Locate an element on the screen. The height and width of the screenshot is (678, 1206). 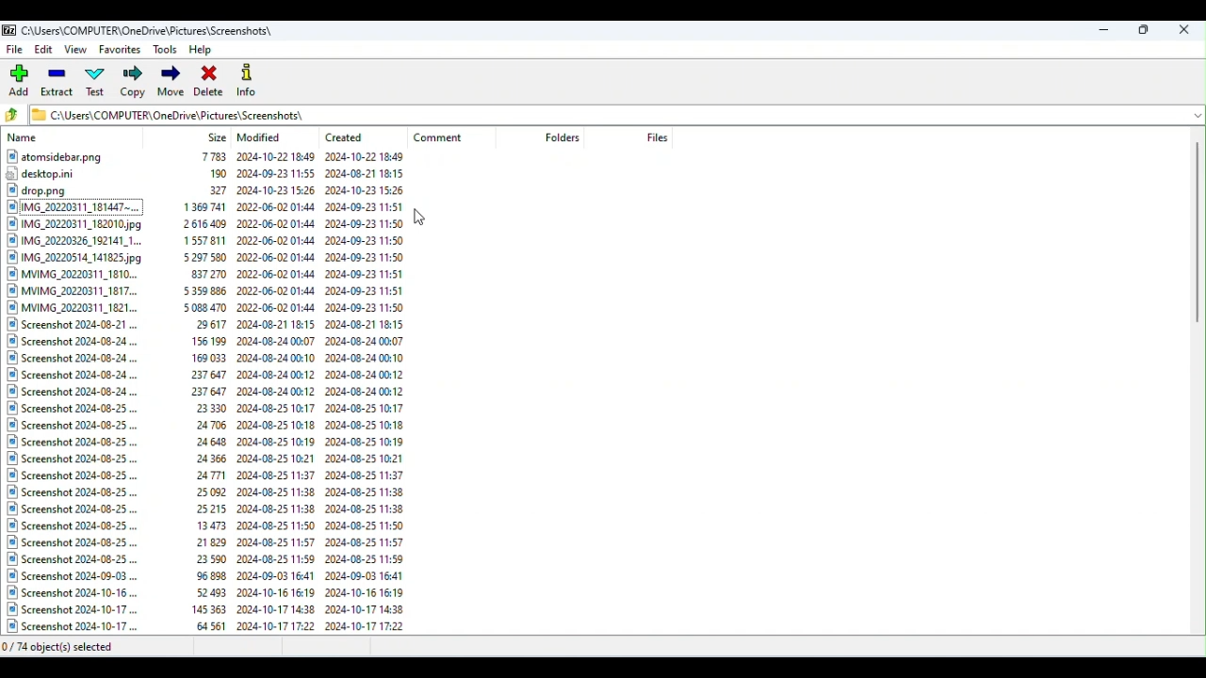
Edit is located at coordinates (45, 52).